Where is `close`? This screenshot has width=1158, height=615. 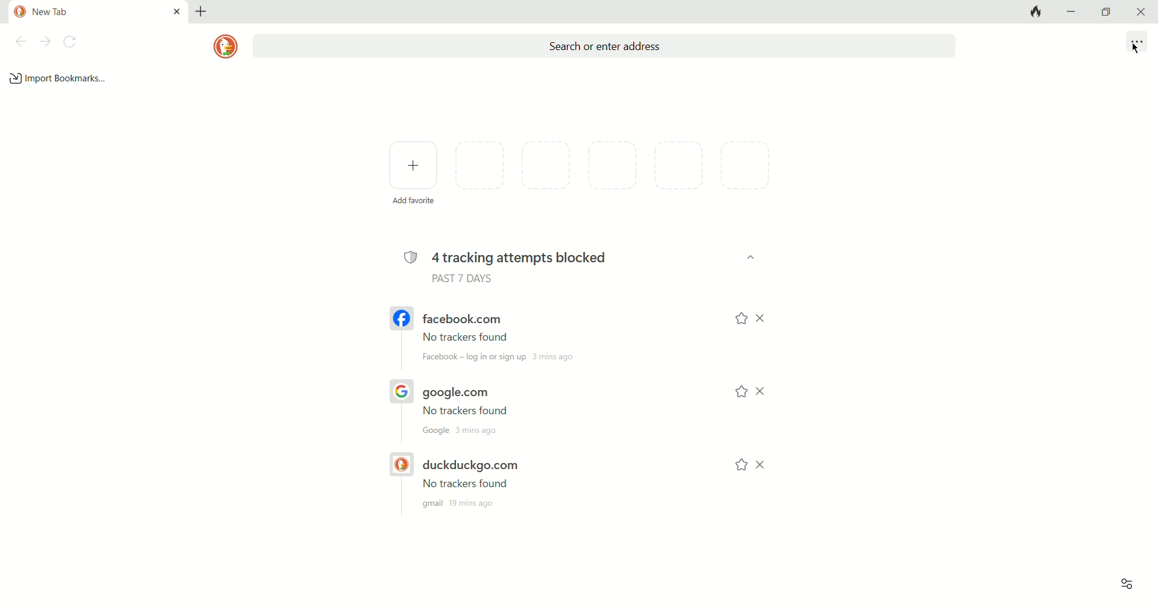 close is located at coordinates (766, 318).